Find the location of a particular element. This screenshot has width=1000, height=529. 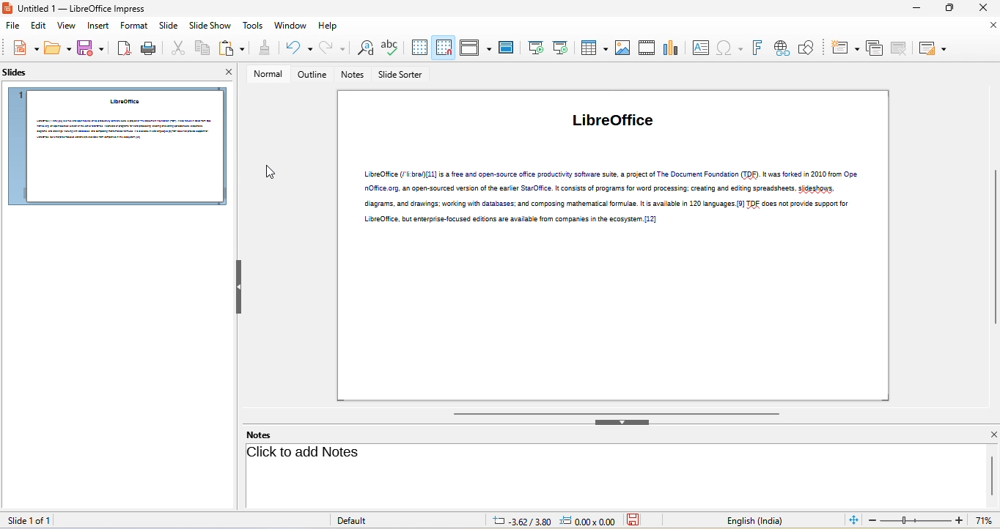

-3.62/3.80 is located at coordinates (518, 520).